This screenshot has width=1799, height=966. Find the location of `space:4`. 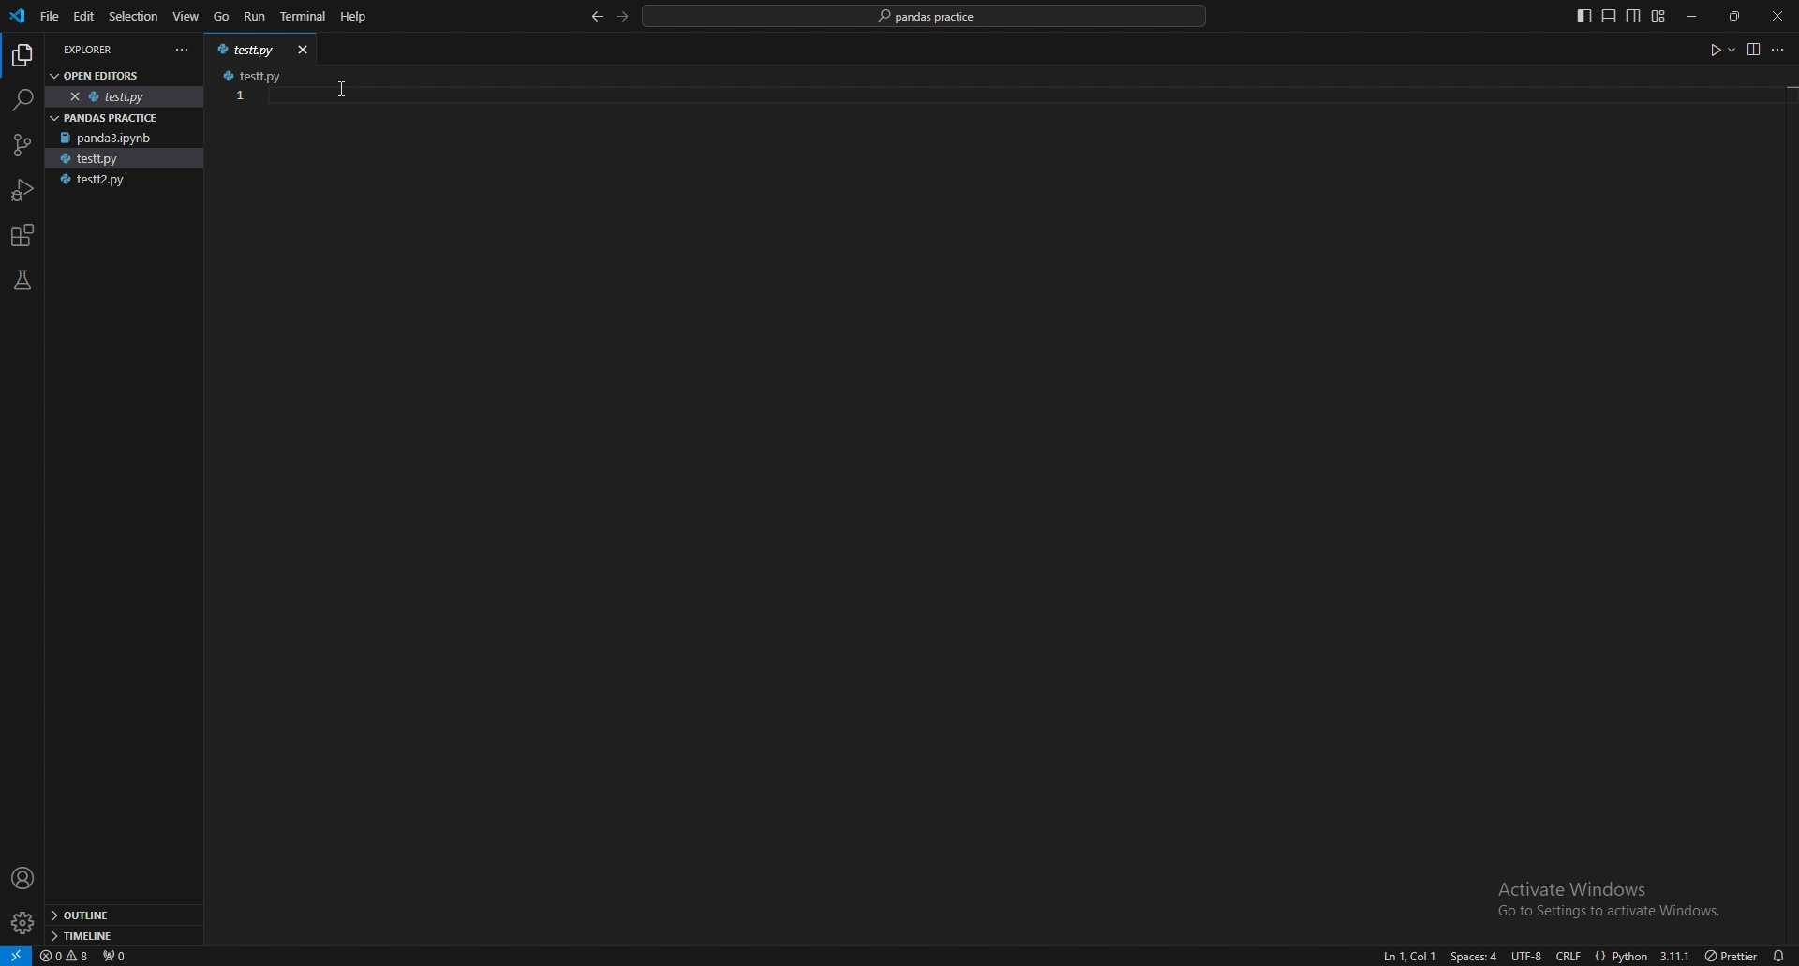

space:4 is located at coordinates (1472, 956).